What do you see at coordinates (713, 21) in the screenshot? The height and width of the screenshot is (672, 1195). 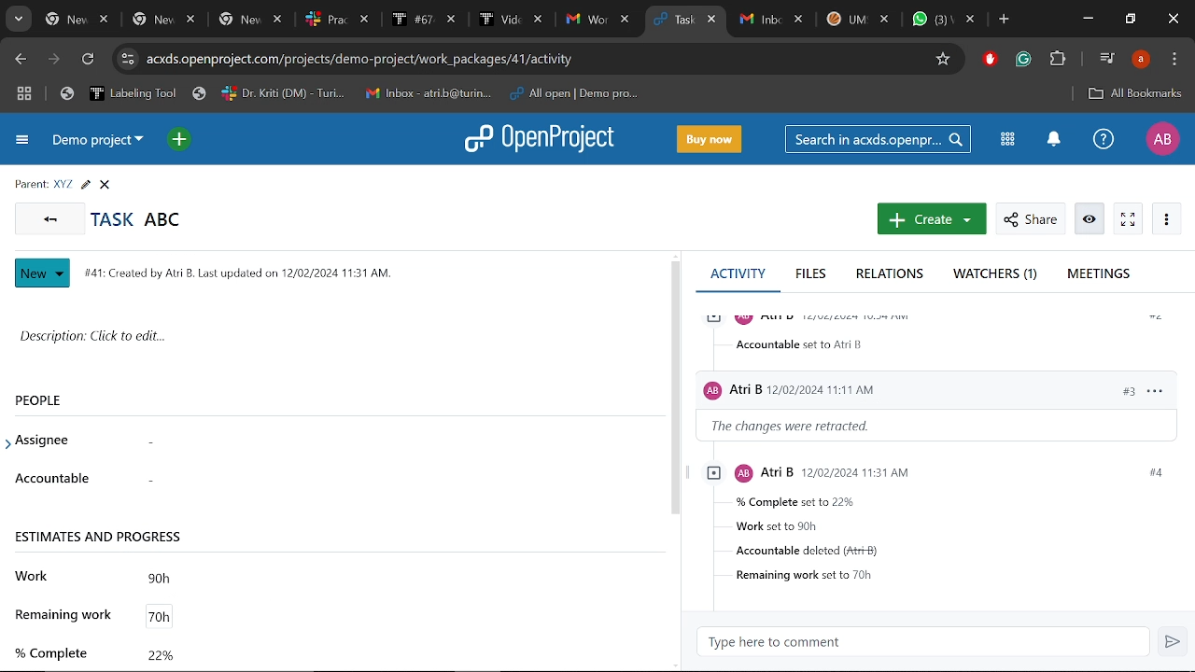 I see `Close current tab` at bounding box center [713, 21].